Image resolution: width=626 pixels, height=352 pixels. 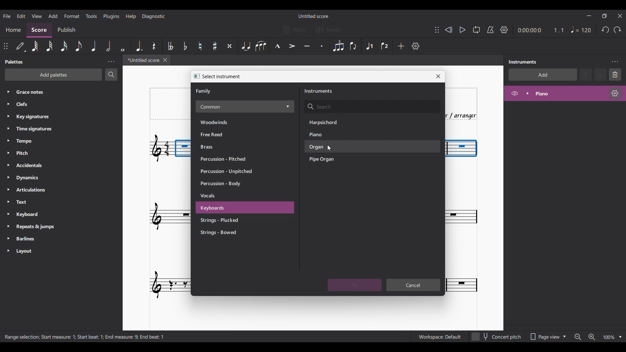 I want to click on Layout, so click(x=34, y=252).